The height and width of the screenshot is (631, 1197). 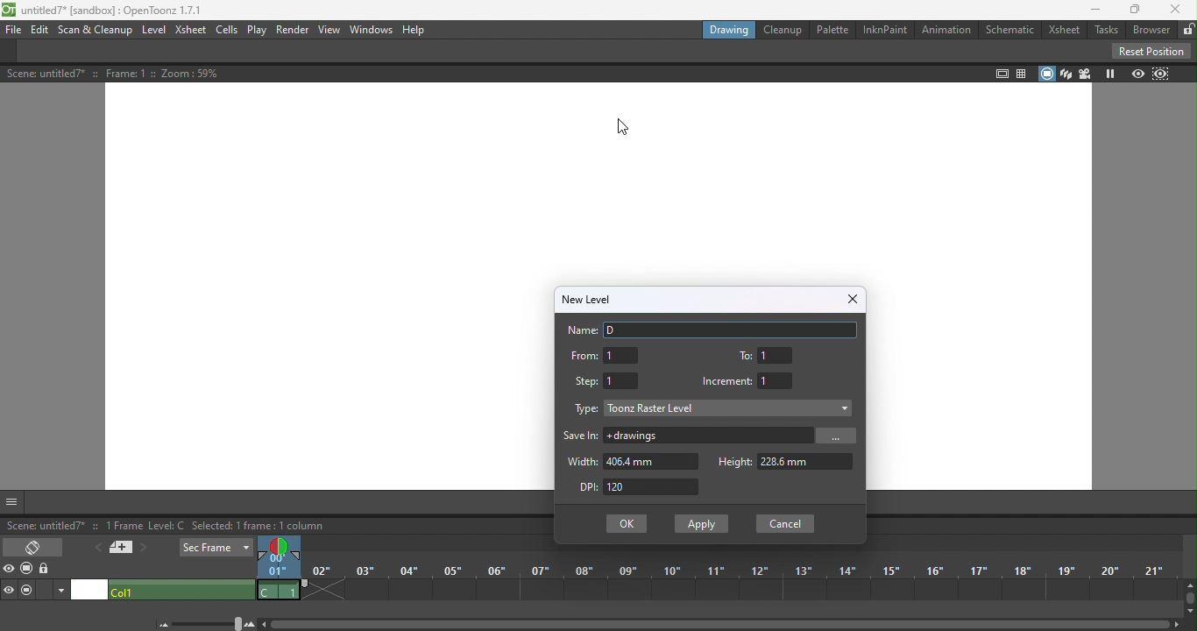 What do you see at coordinates (43, 527) in the screenshot?
I see `scene: untitled7` at bounding box center [43, 527].